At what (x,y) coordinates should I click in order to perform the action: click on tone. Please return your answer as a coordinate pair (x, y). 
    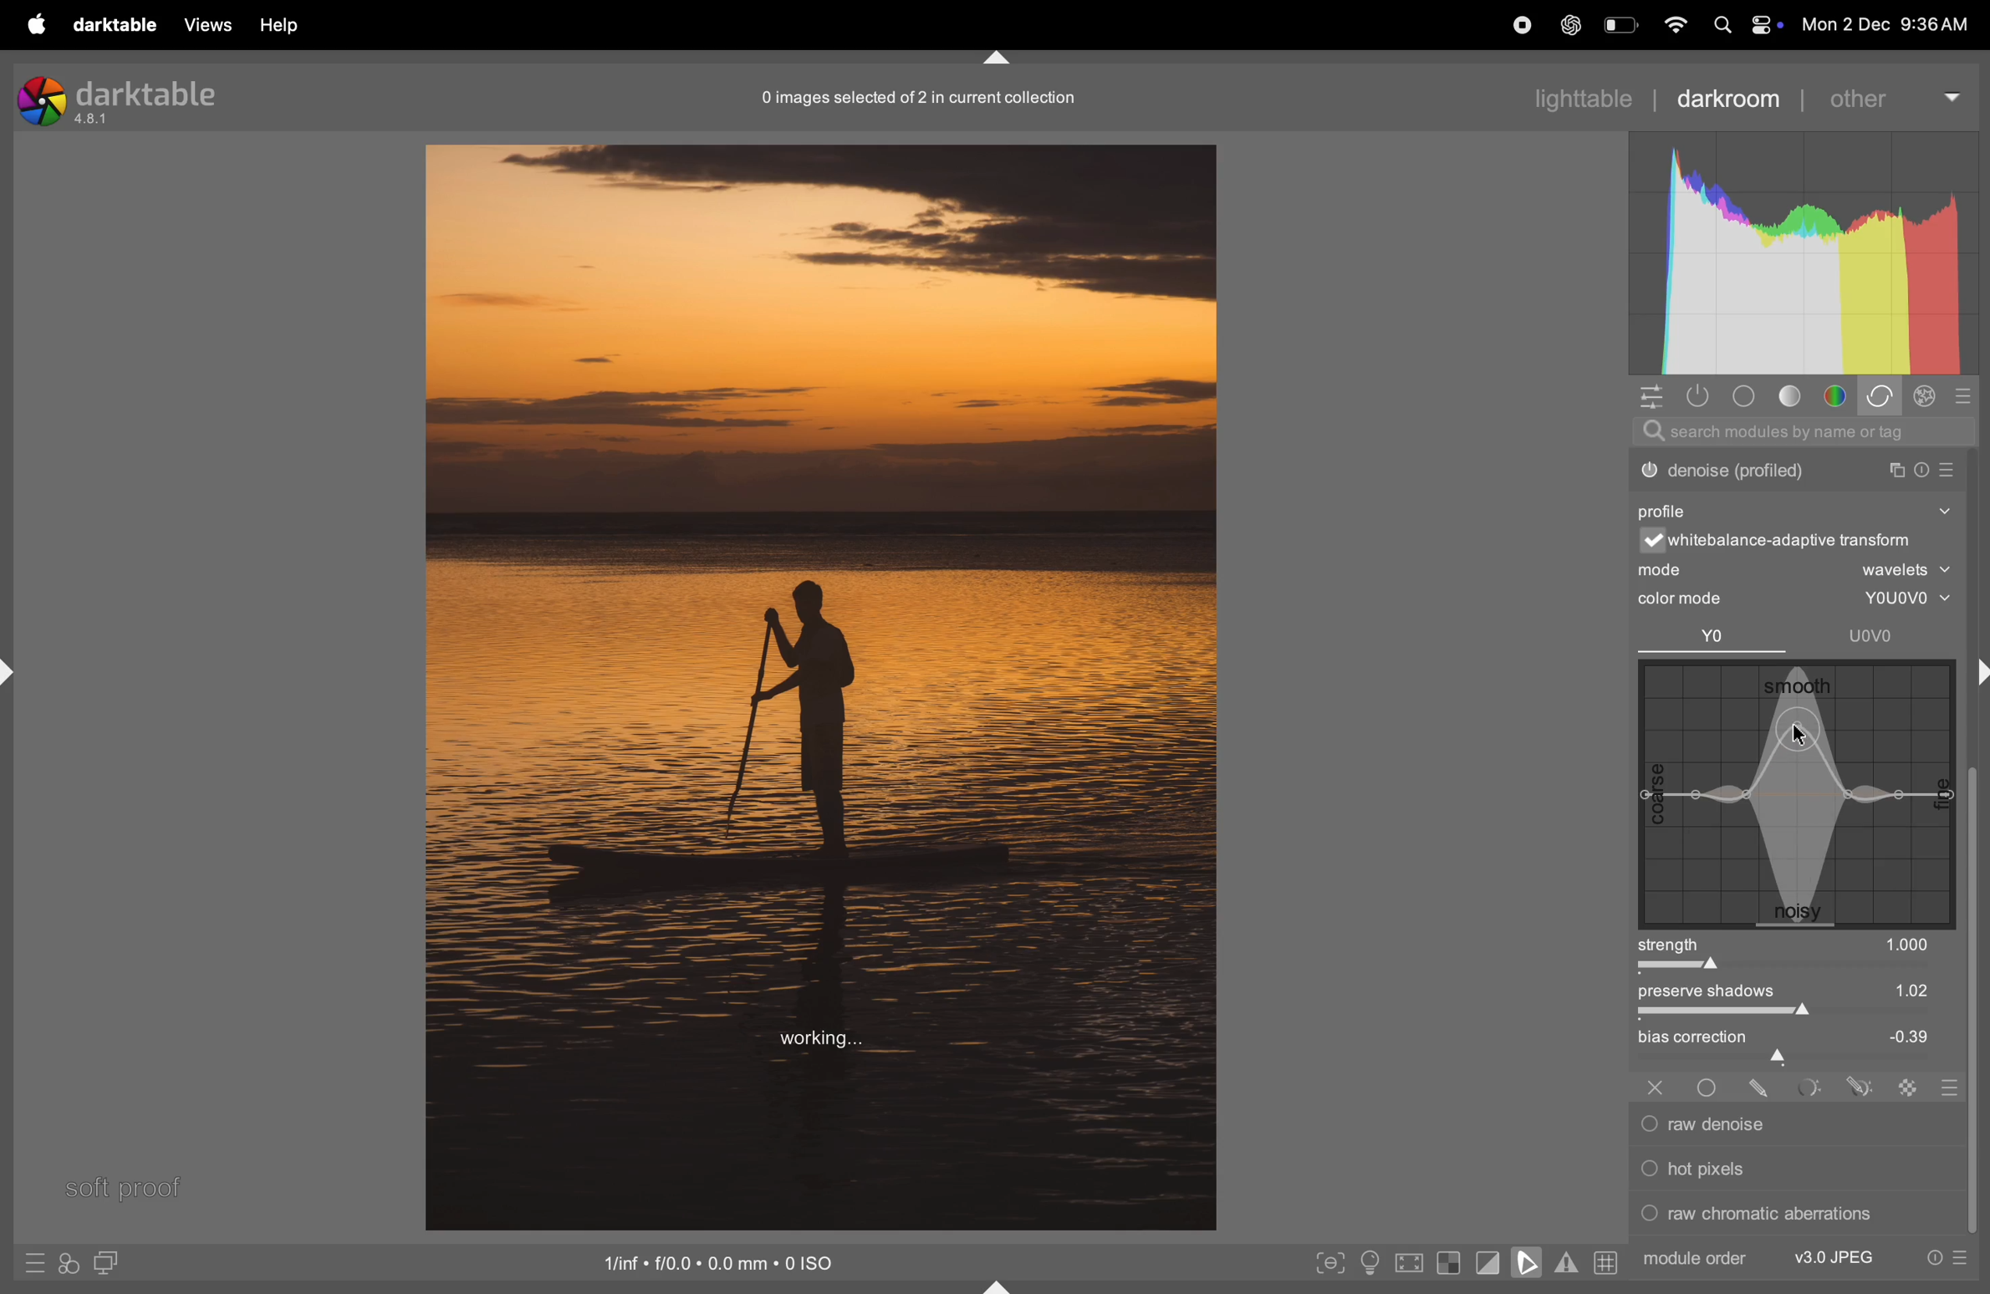
    Looking at the image, I should click on (1792, 397).